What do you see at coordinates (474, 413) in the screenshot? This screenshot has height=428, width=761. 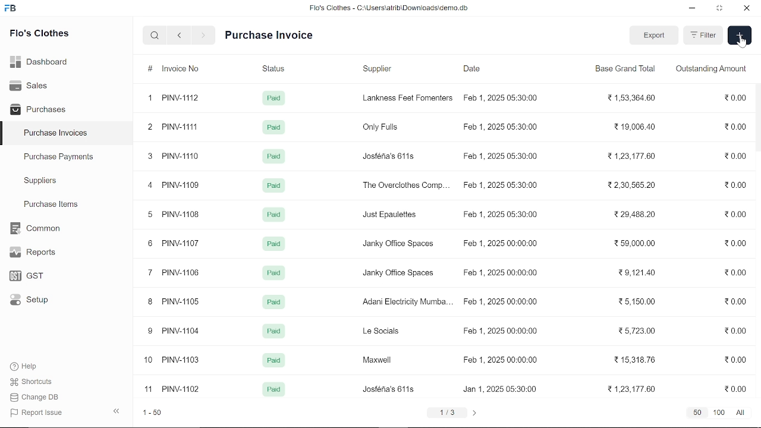 I see `next page` at bounding box center [474, 413].